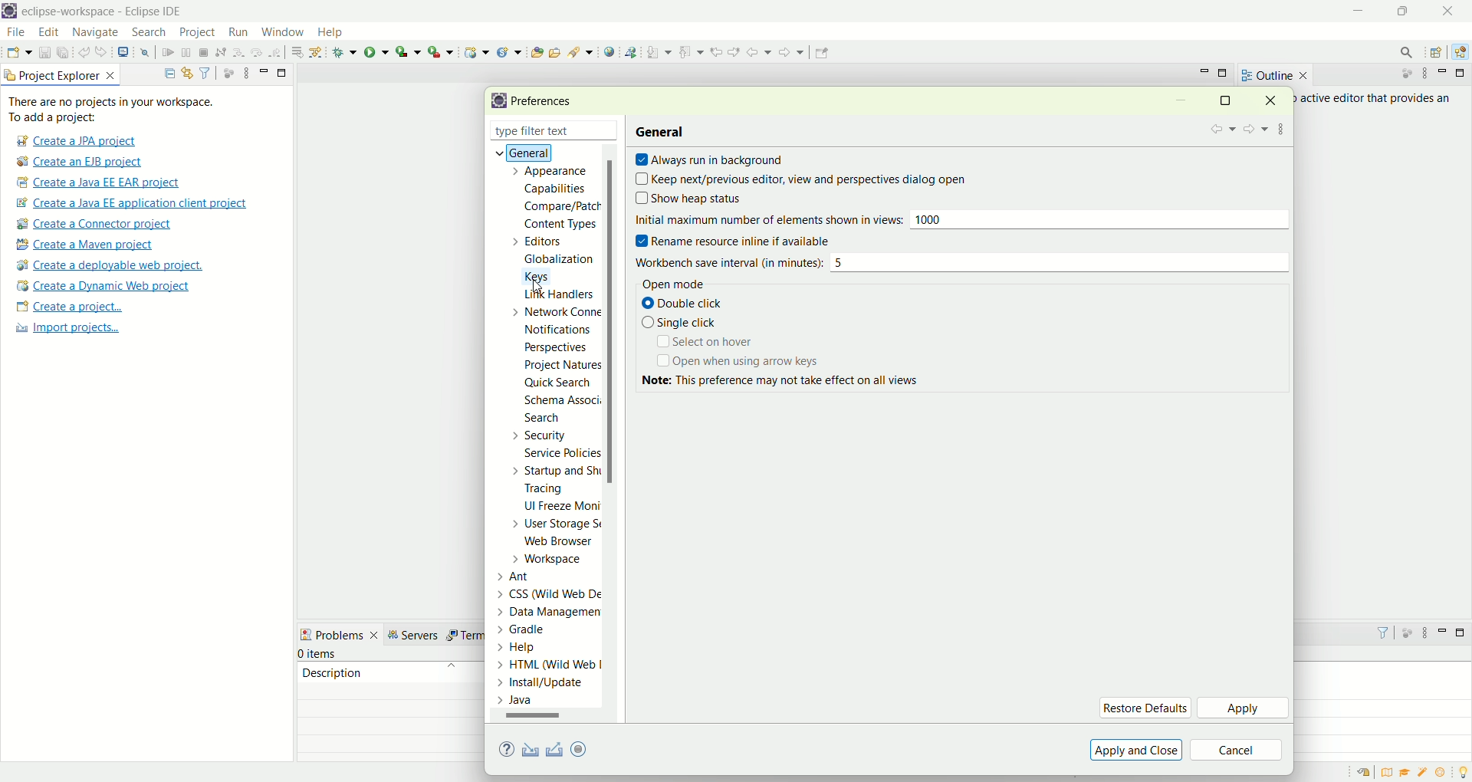  What do you see at coordinates (551, 559) in the screenshot?
I see `workspace` at bounding box center [551, 559].